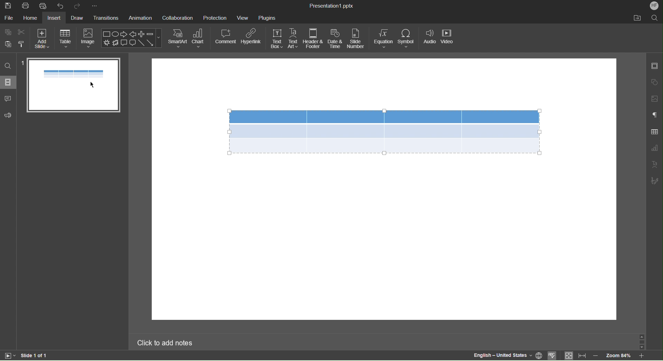  What do you see at coordinates (582, 355) in the screenshot?
I see `fit to width` at bounding box center [582, 355].